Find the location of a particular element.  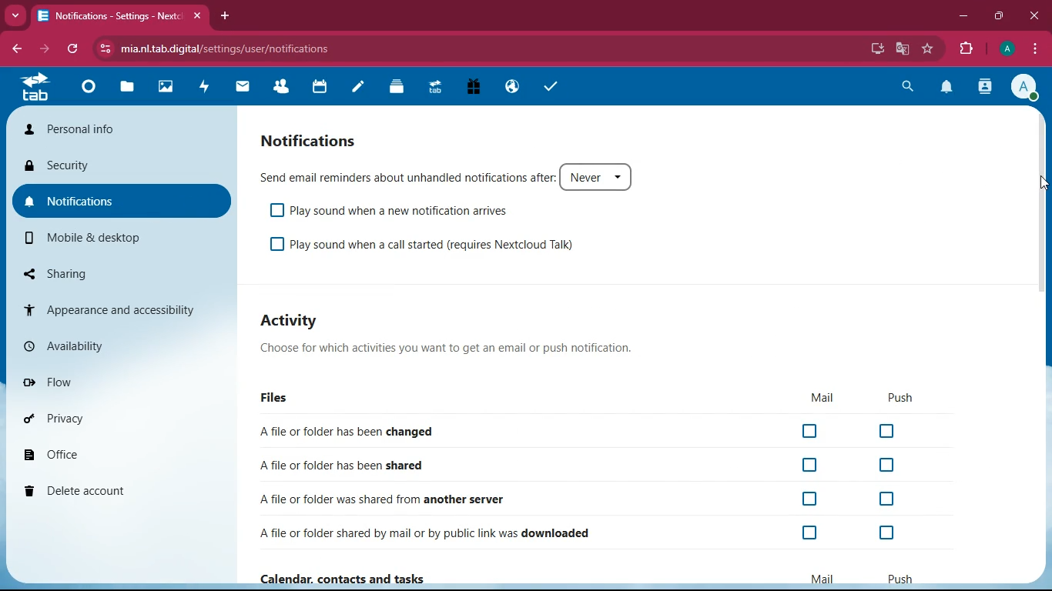

images is located at coordinates (166, 88).